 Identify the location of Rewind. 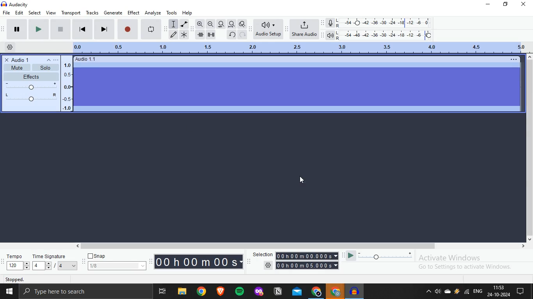
(152, 28).